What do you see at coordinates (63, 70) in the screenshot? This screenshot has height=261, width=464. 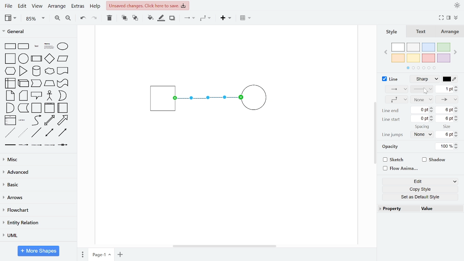 I see `document` at bounding box center [63, 70].